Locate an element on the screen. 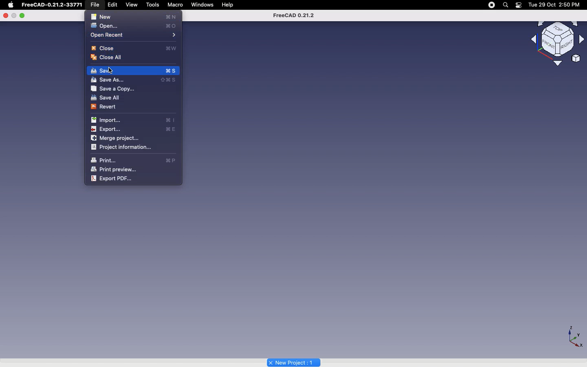 The height and width of the screenshot is (367, 587). Project information is located at coordinates (123, 147).